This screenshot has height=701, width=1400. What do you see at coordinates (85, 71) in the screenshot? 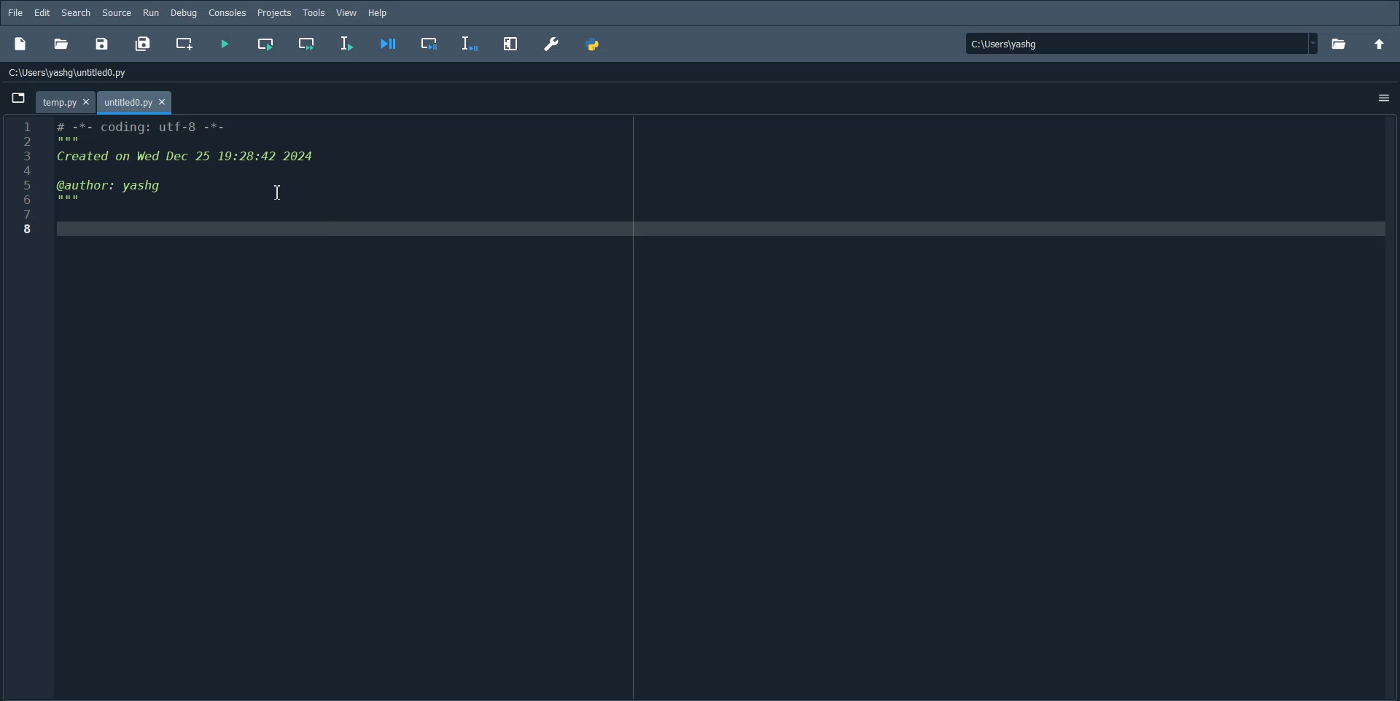
I see `C:\Users\yashg\untitiedo.py` at bounding box center [85, 71].